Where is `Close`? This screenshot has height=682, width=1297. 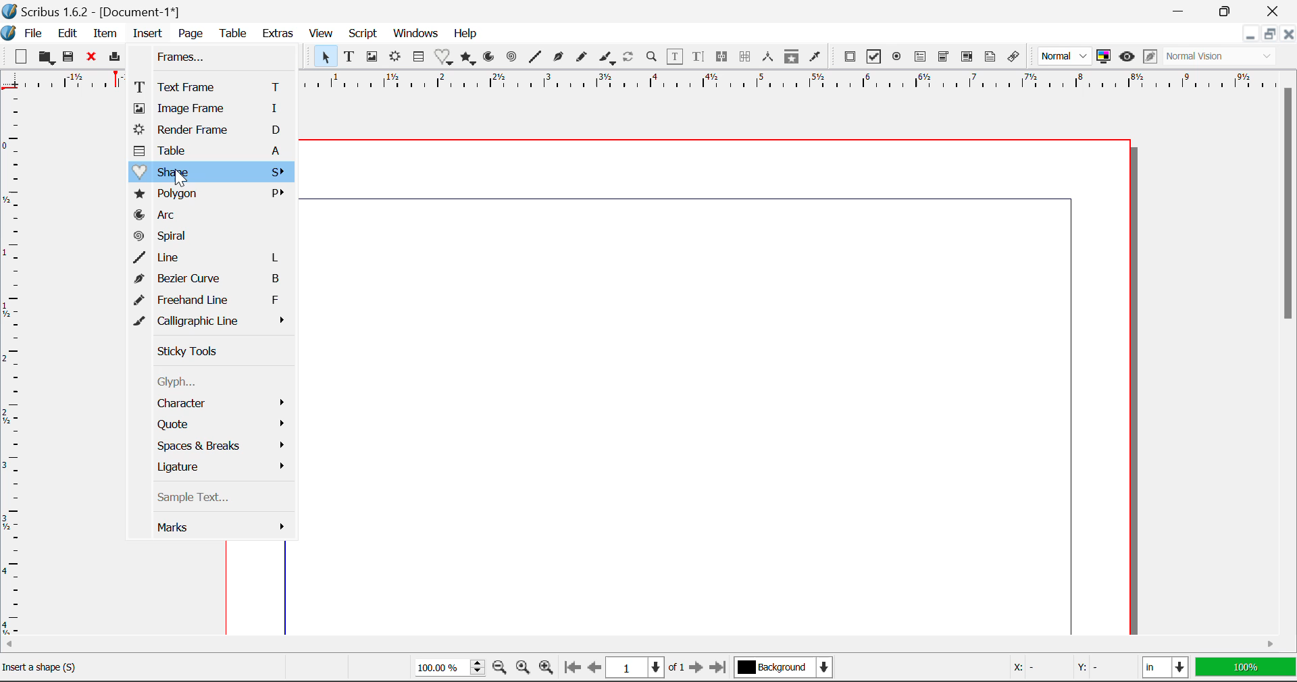 Close is located at coordinates (1277, 11).